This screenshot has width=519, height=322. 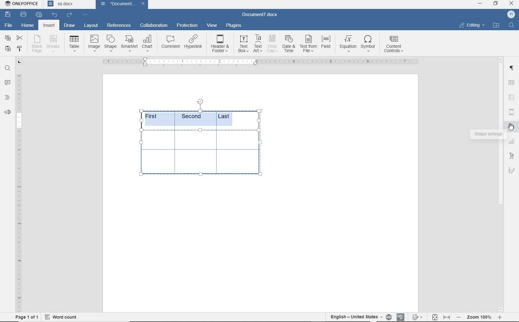 I want to click on cut, so click(x=20, y=39).